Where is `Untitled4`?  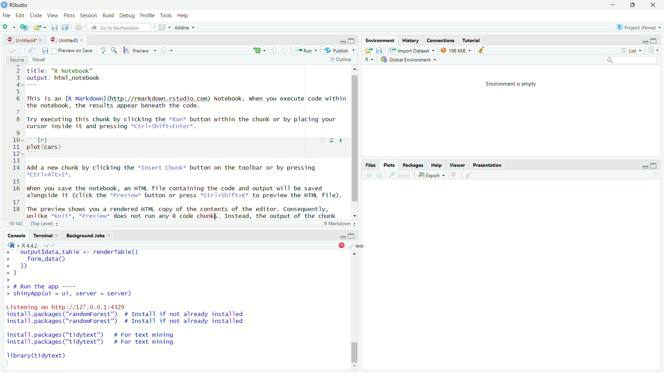 Untitled4 is located at coordinates (20, 40).